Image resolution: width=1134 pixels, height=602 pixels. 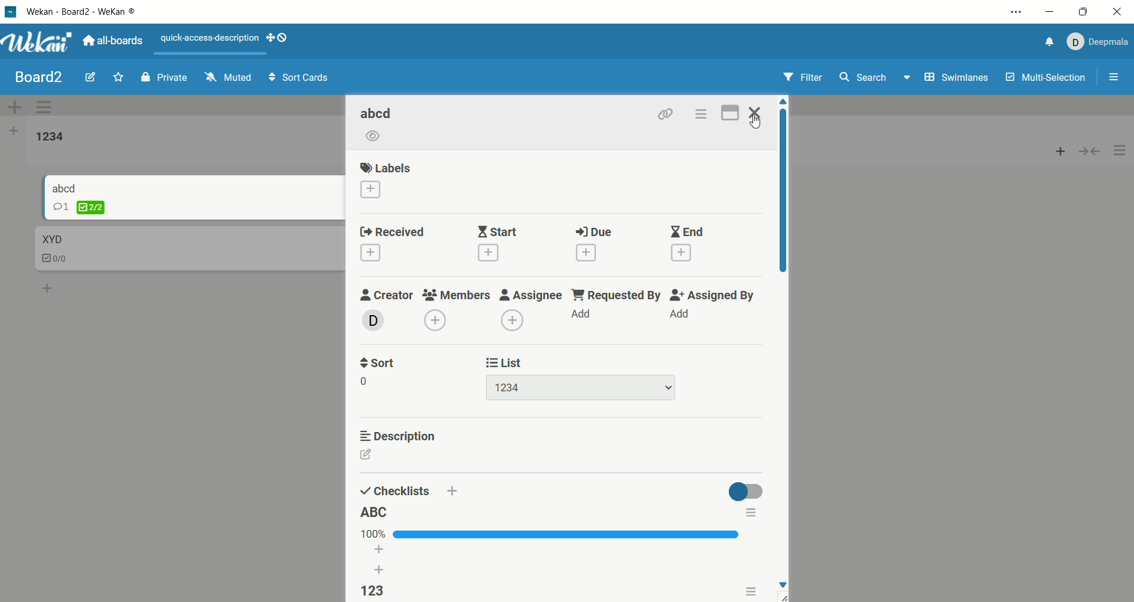 I want to click on minimize, so click(x=1051, y=14).